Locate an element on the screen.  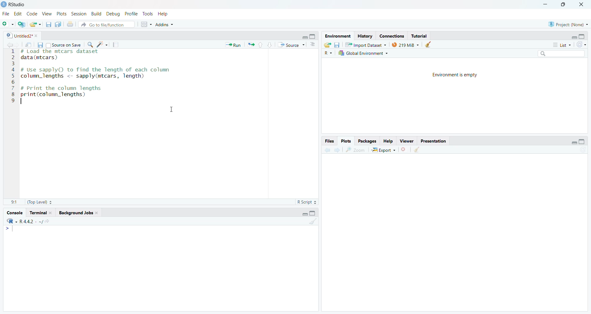
Hide is located at coordinates (574, 37).